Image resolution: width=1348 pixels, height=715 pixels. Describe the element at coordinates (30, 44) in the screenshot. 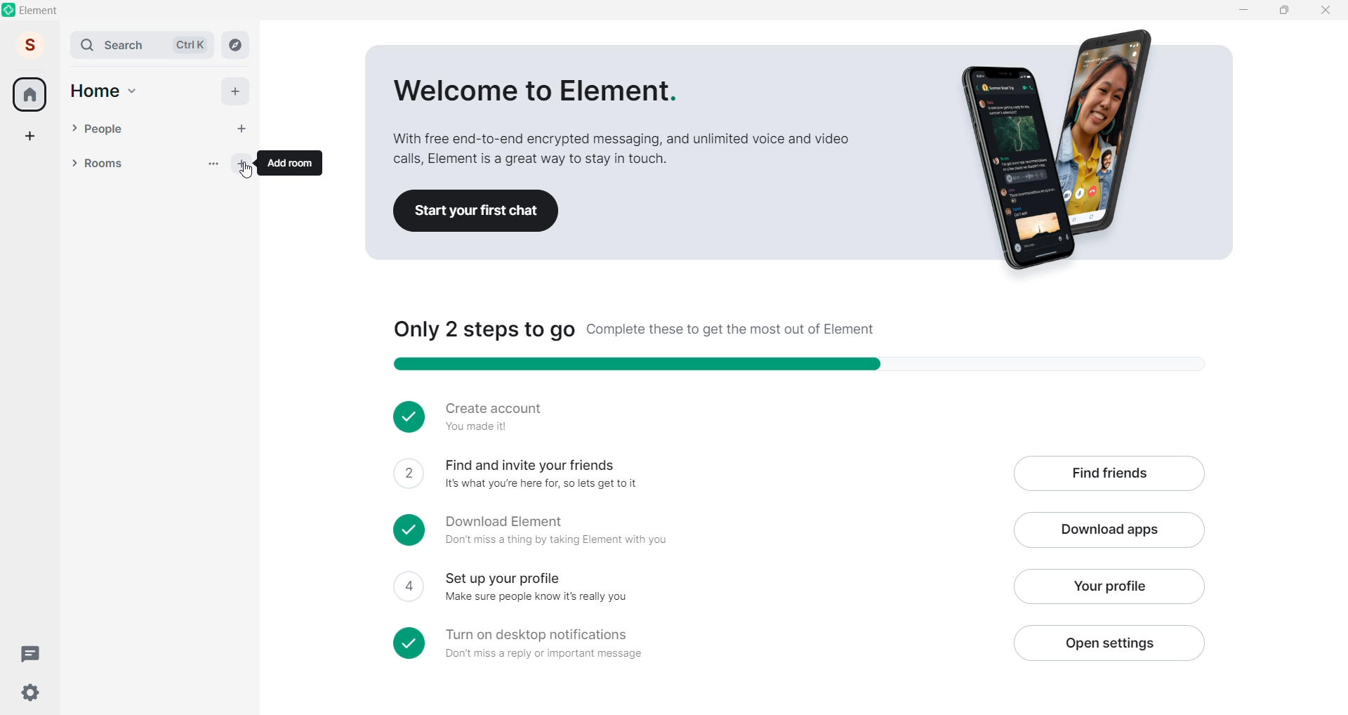

I see `Account` at that location.